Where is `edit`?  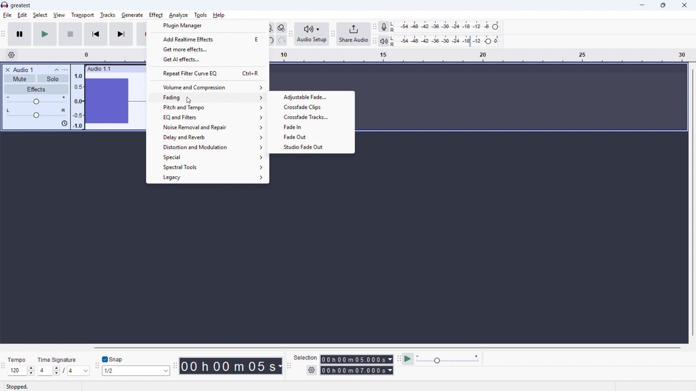
edit is located at coordinates (22, 15).